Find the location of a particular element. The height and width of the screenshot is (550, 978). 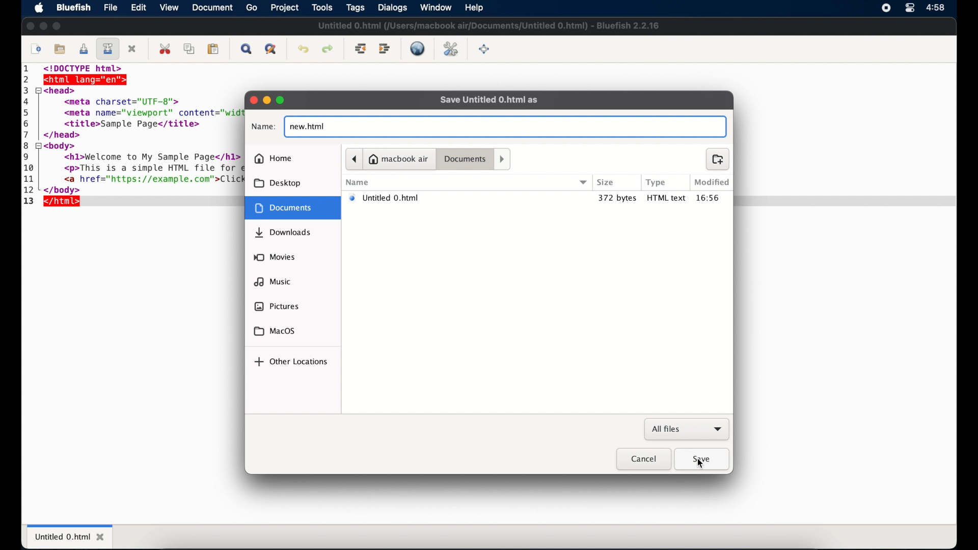

other locations is located at coordinates (290, 362).